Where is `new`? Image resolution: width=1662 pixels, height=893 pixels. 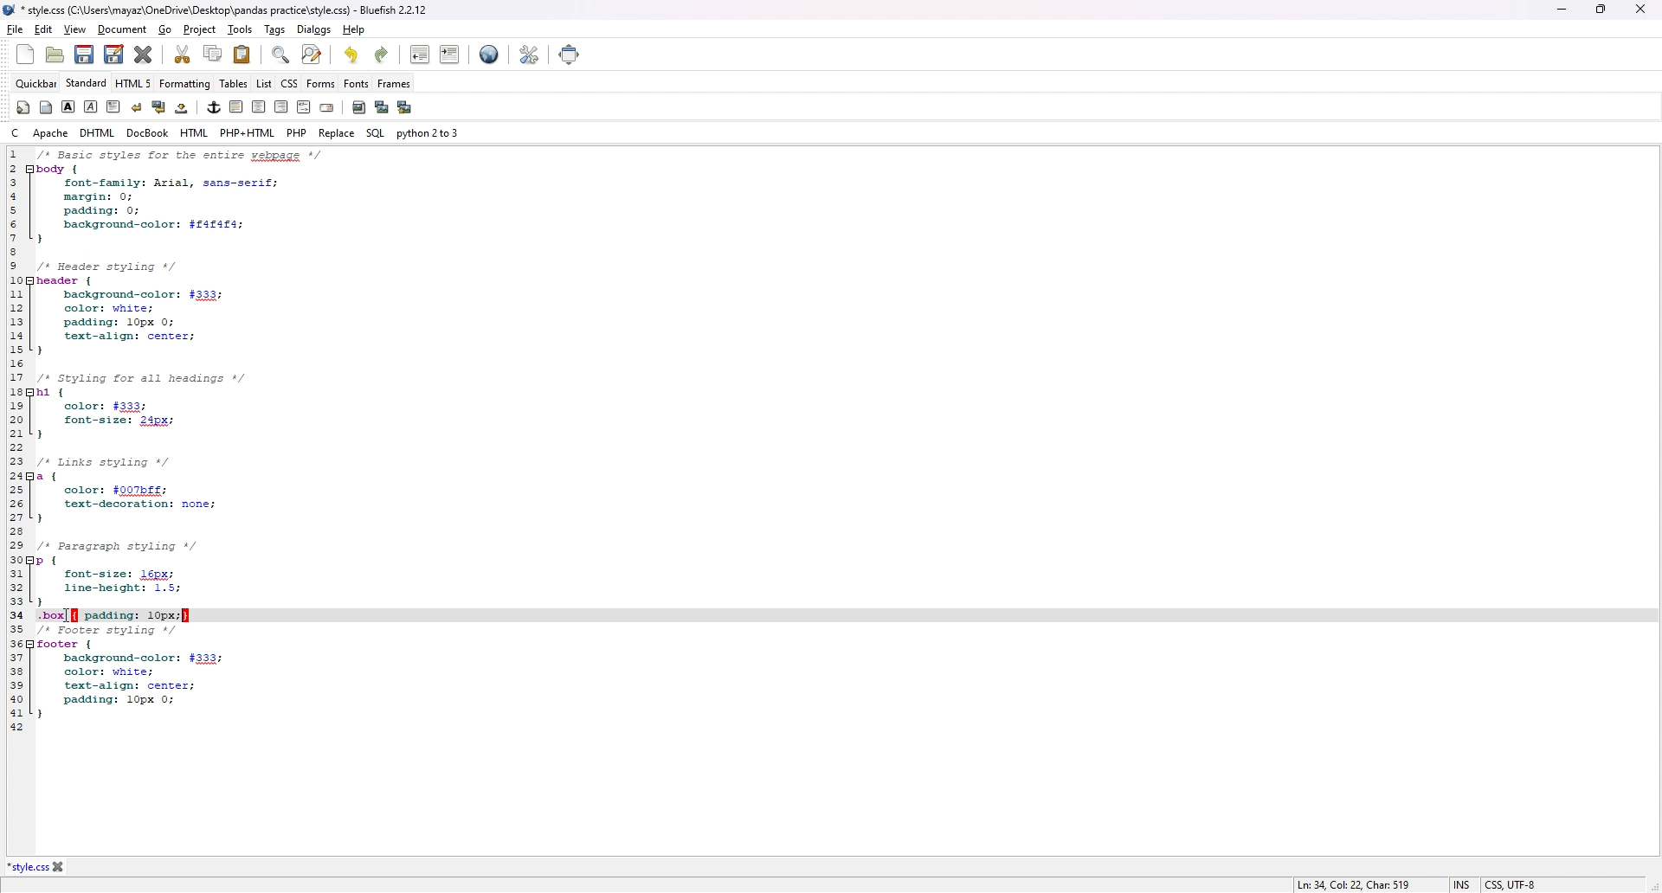
new is located at coordinates (27, 54).